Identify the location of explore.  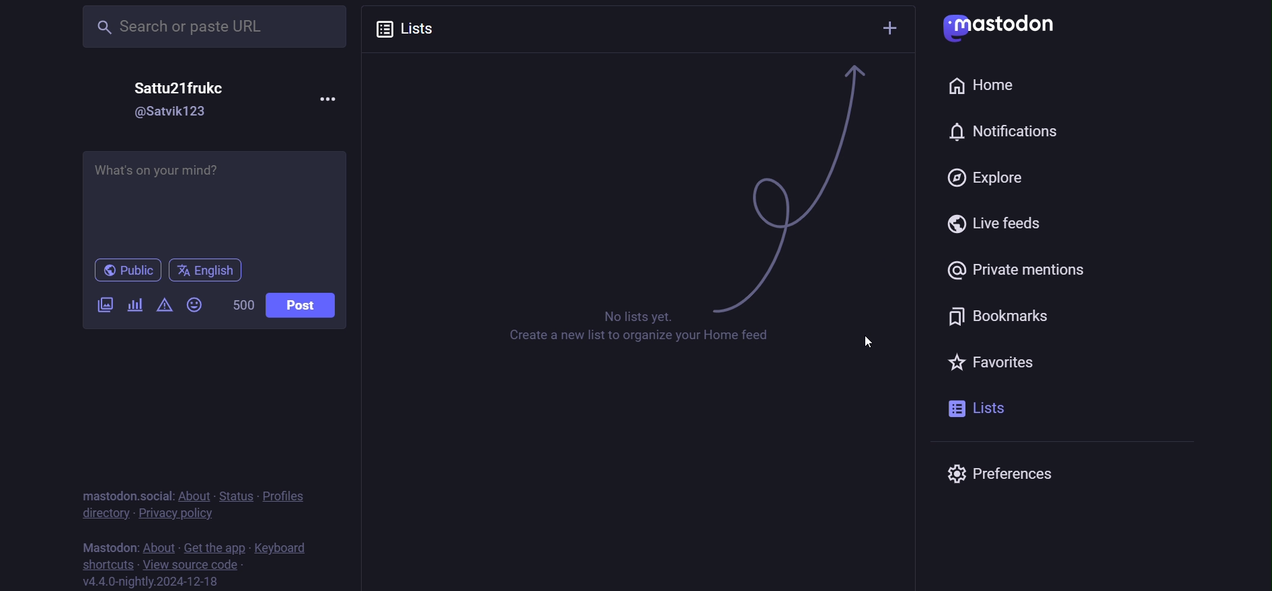
(986, 175).